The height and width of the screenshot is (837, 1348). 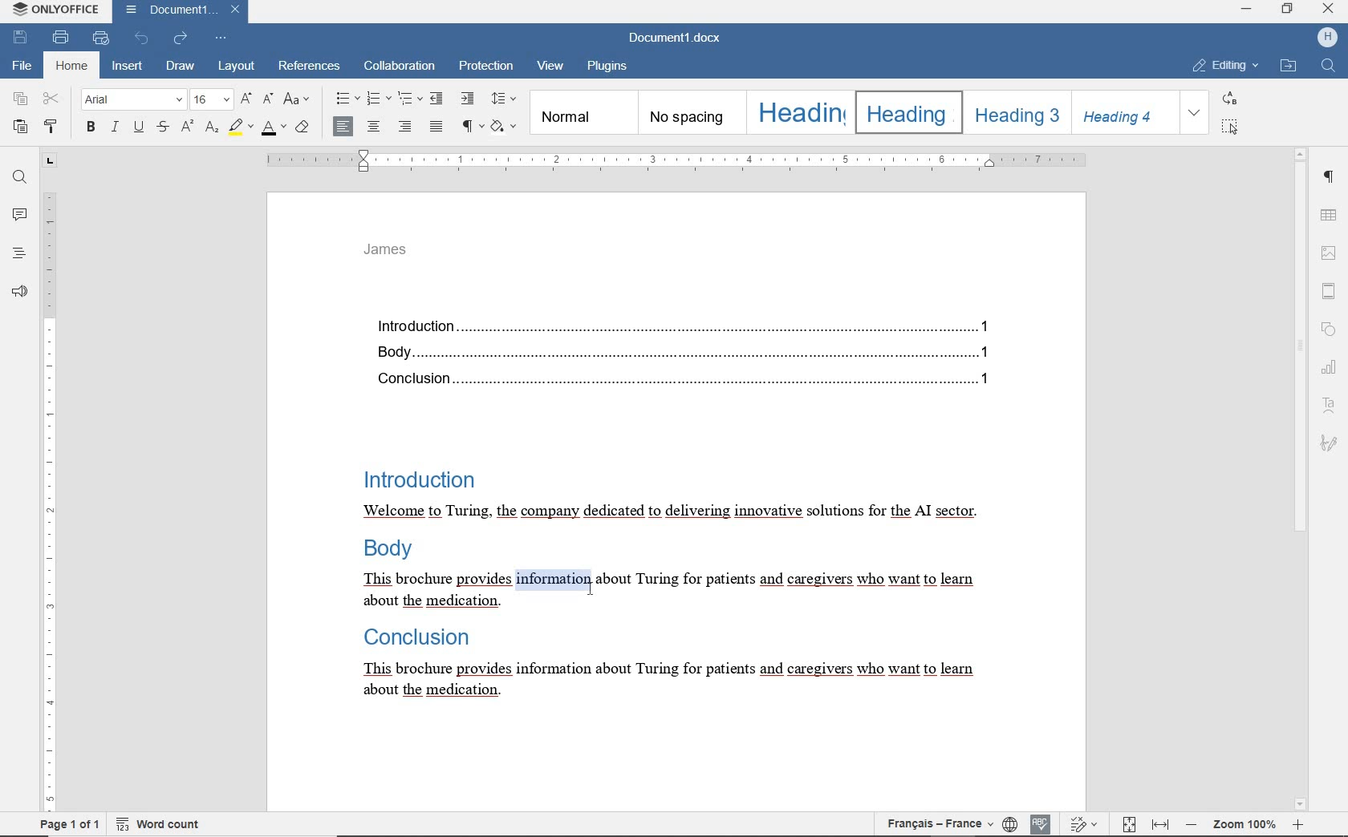 I want to click on SET DOCUMENT LANGUAGE, so click(x=1010, y=826).